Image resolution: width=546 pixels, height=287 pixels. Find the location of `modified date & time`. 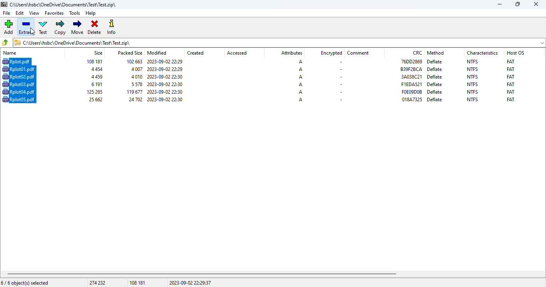

modified date & time is located at coordinates (165, 84).